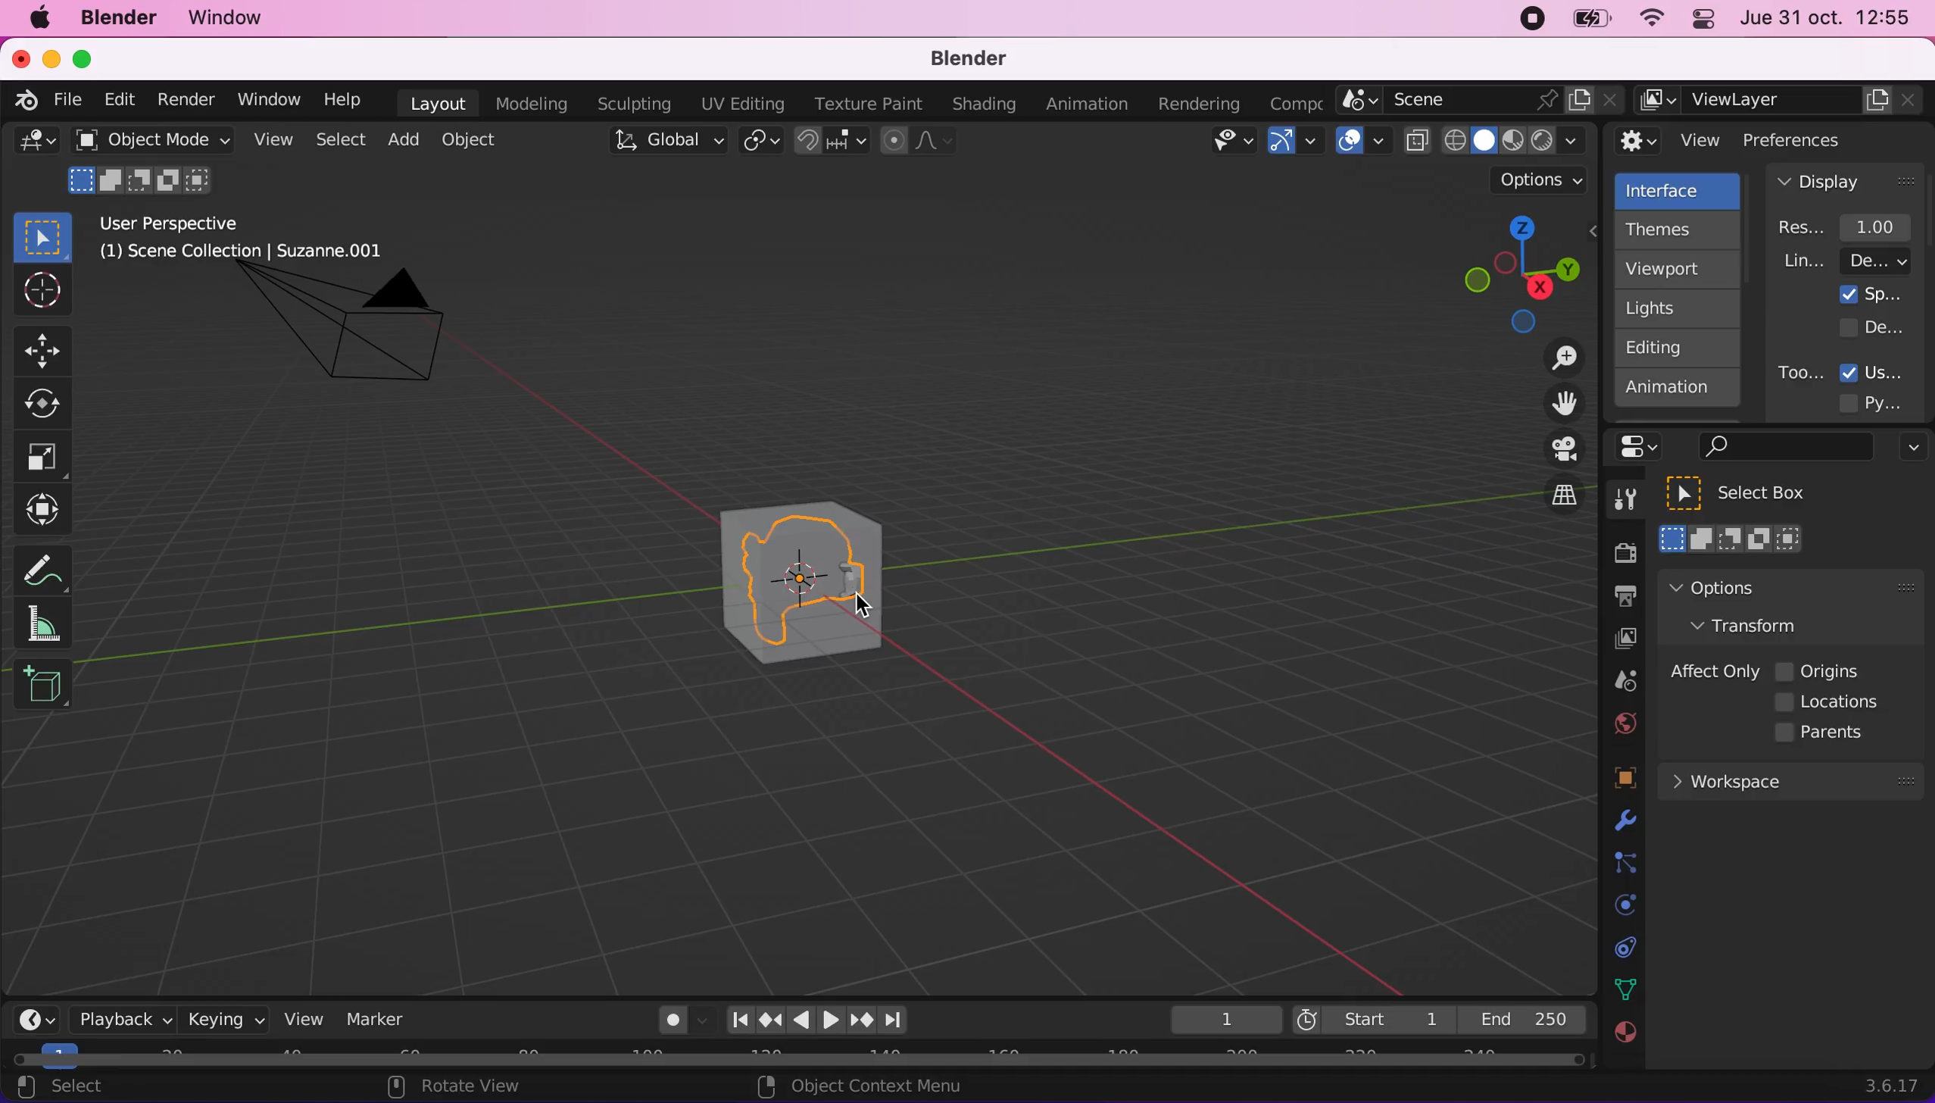  I want to click on view, so click(1669, 141).